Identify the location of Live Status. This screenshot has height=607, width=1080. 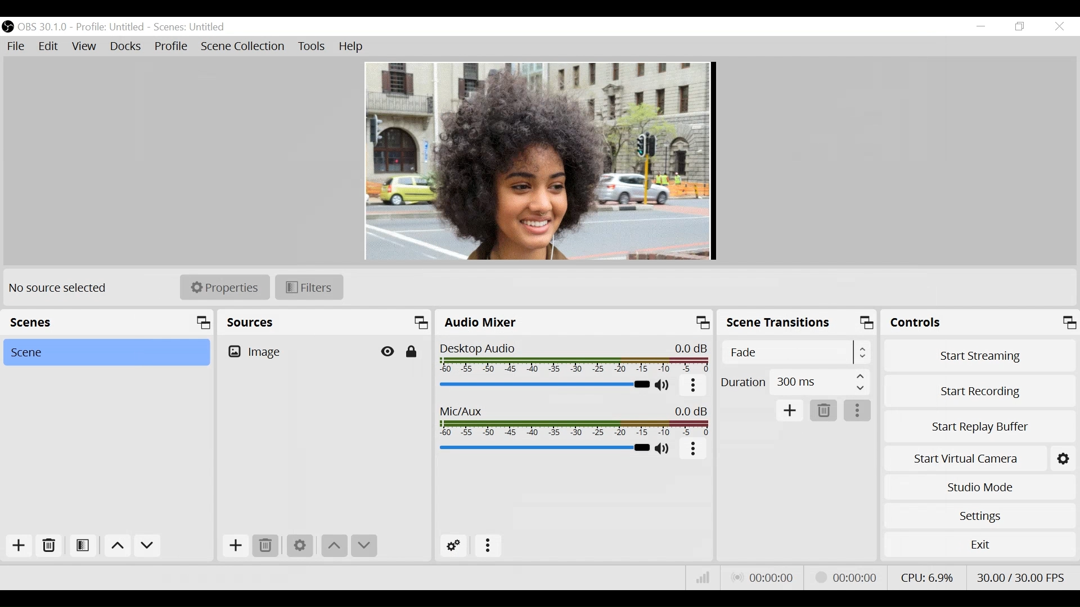
(766, 577).